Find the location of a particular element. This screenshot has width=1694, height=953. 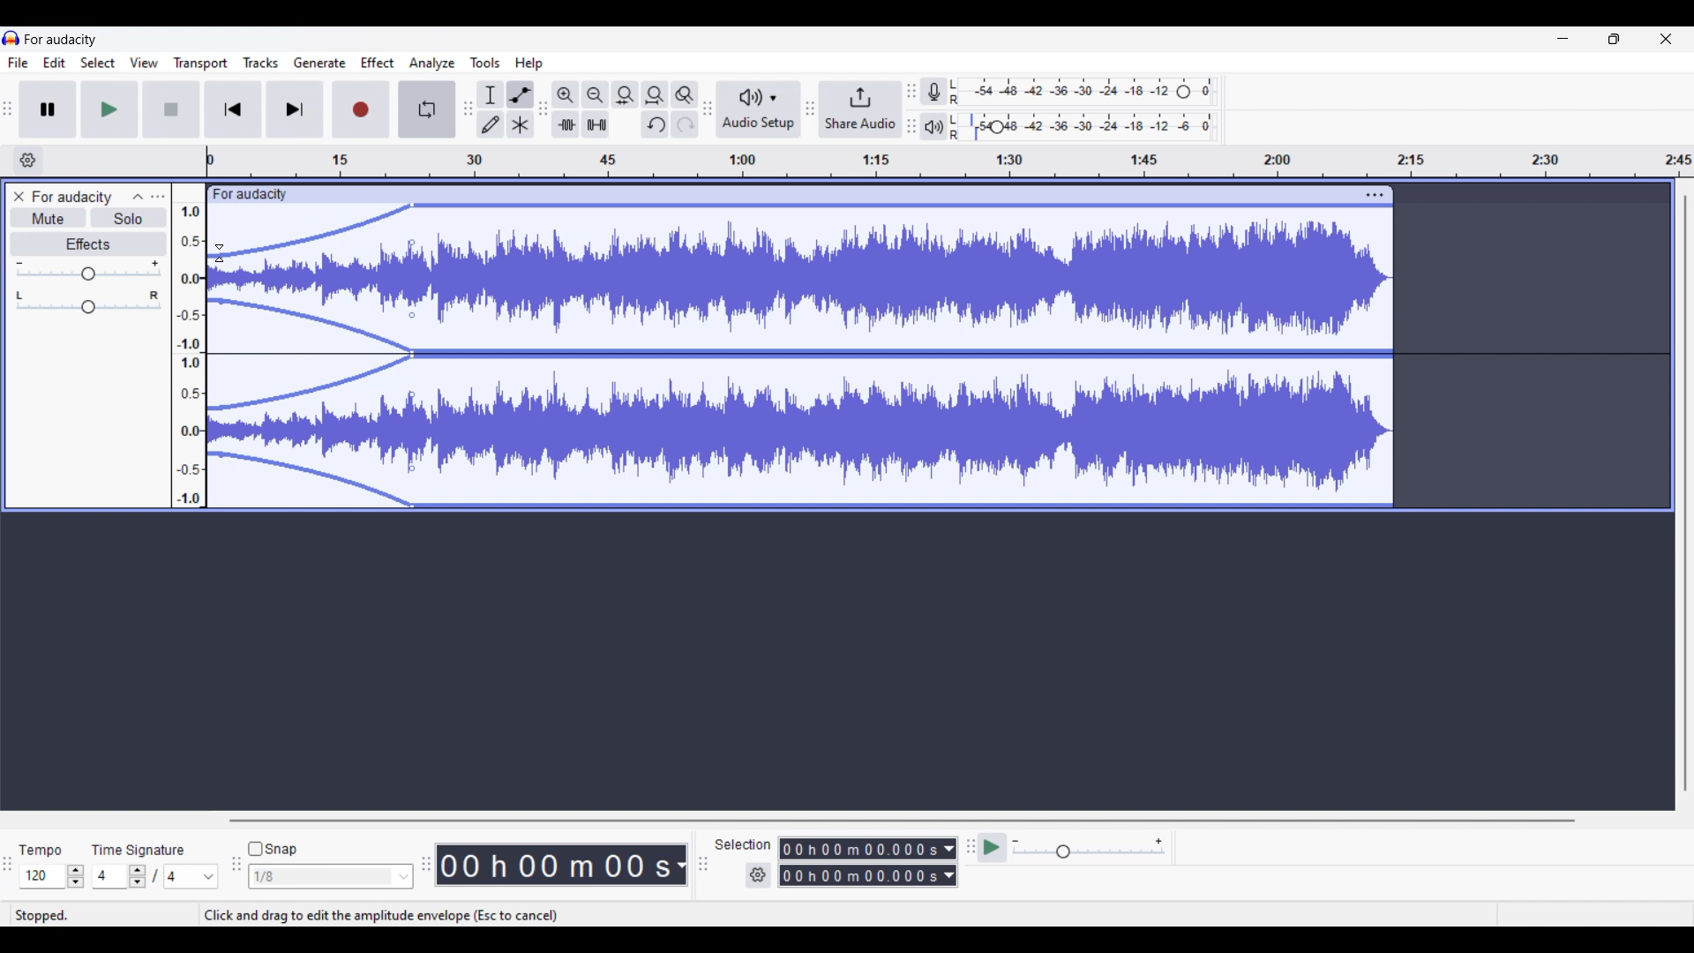

Click and drag to edit the amplitude envelope (Esc to cancel) is located at coordinates (381, 916).